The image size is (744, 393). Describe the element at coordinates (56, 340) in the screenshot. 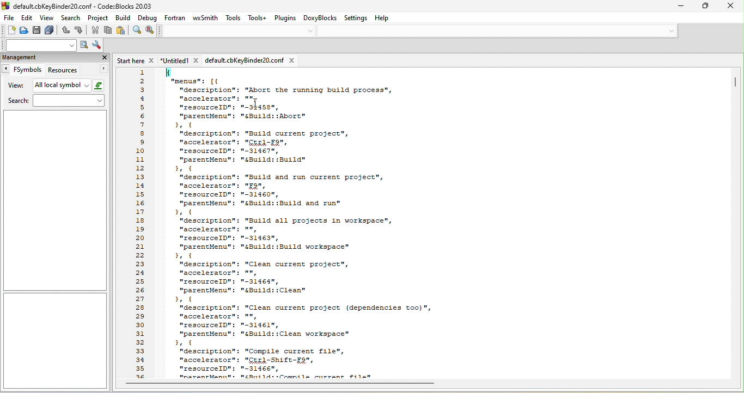

I see `sidebar` at that location.